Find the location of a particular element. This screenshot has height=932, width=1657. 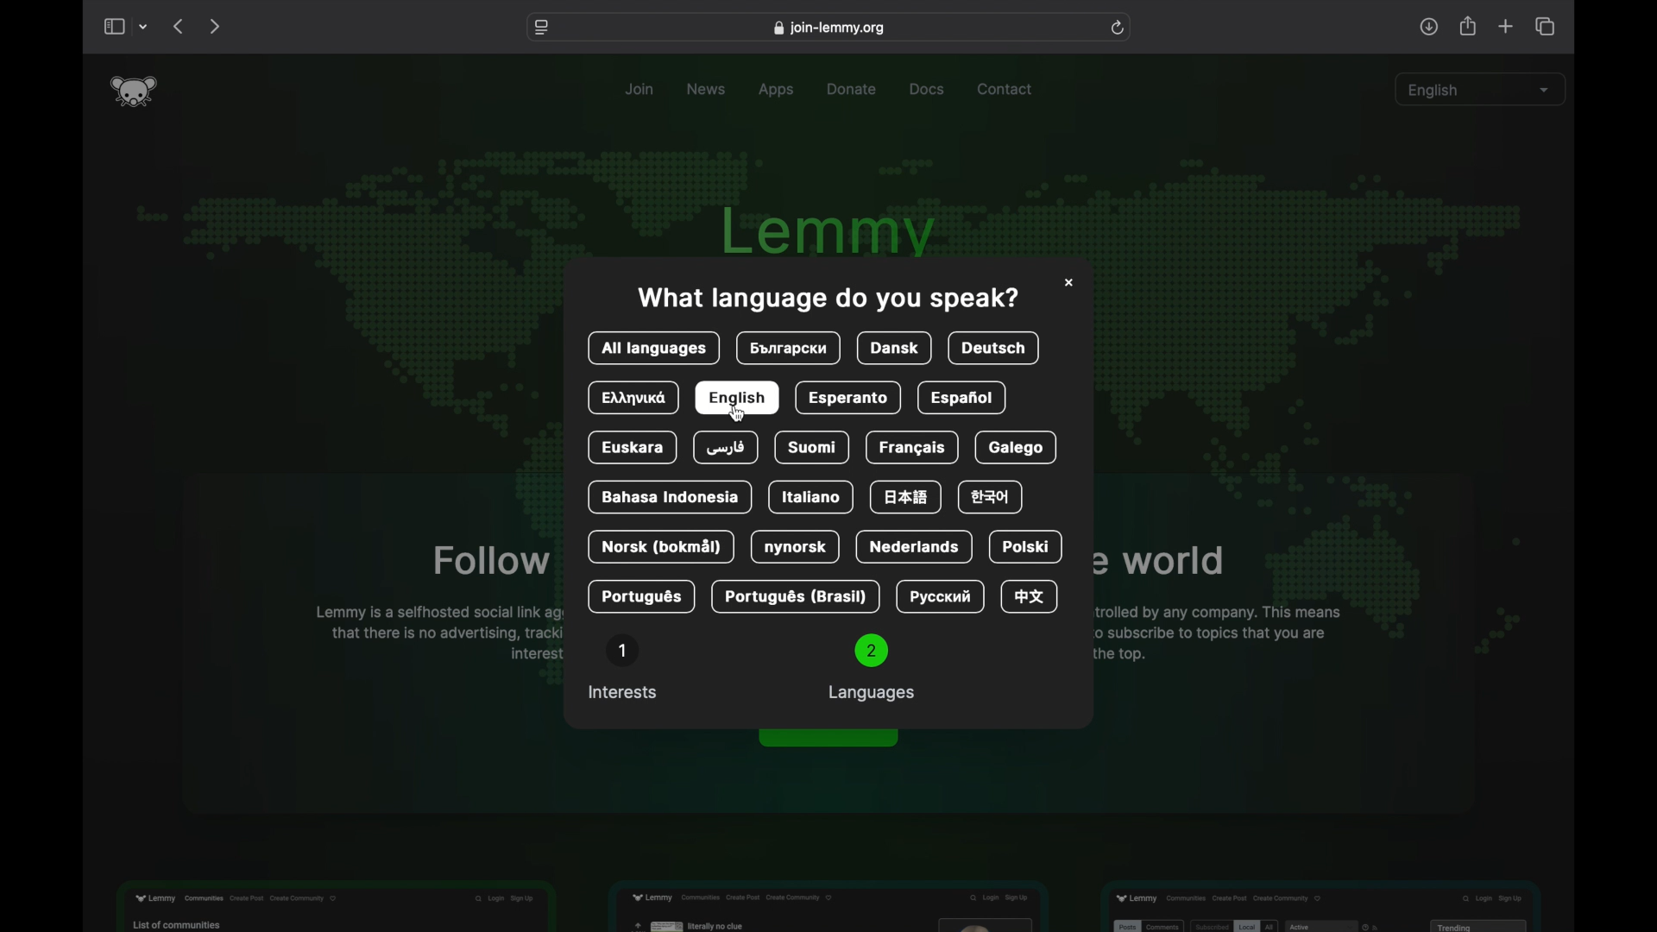

lemmy is located at coordinates (833, 236).